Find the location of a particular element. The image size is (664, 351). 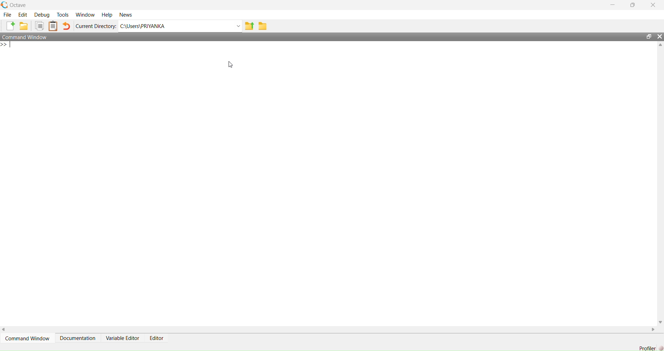

Edit is located at coordinates (23, 15).